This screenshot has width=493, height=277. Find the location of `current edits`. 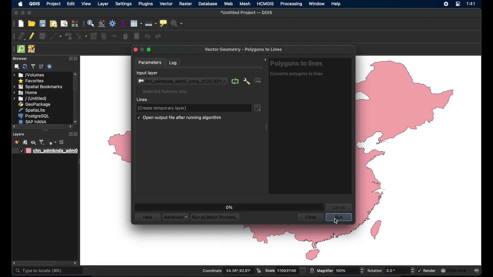

current edits is located at coordinates (22, 36).